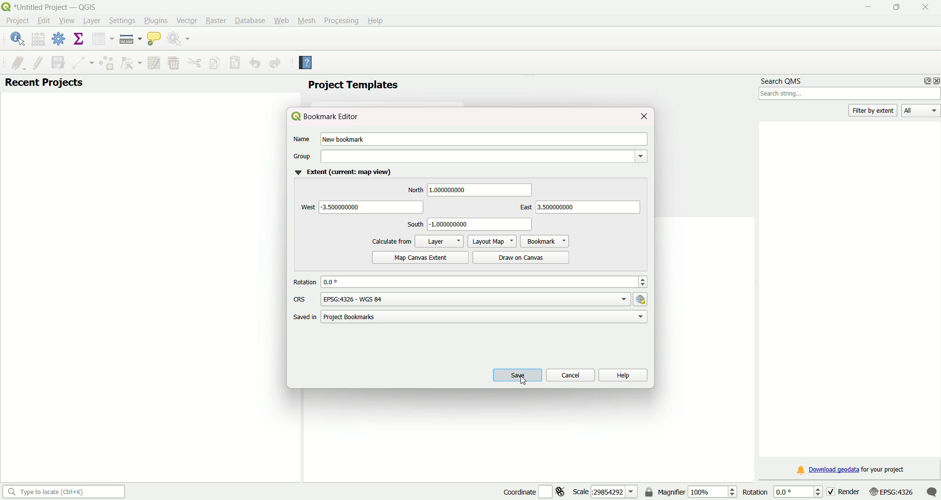 This screenshot has width=941, height=500. Describe the element at coordinates (392, 241) in the screenshot. I see `calculate from` at that location.